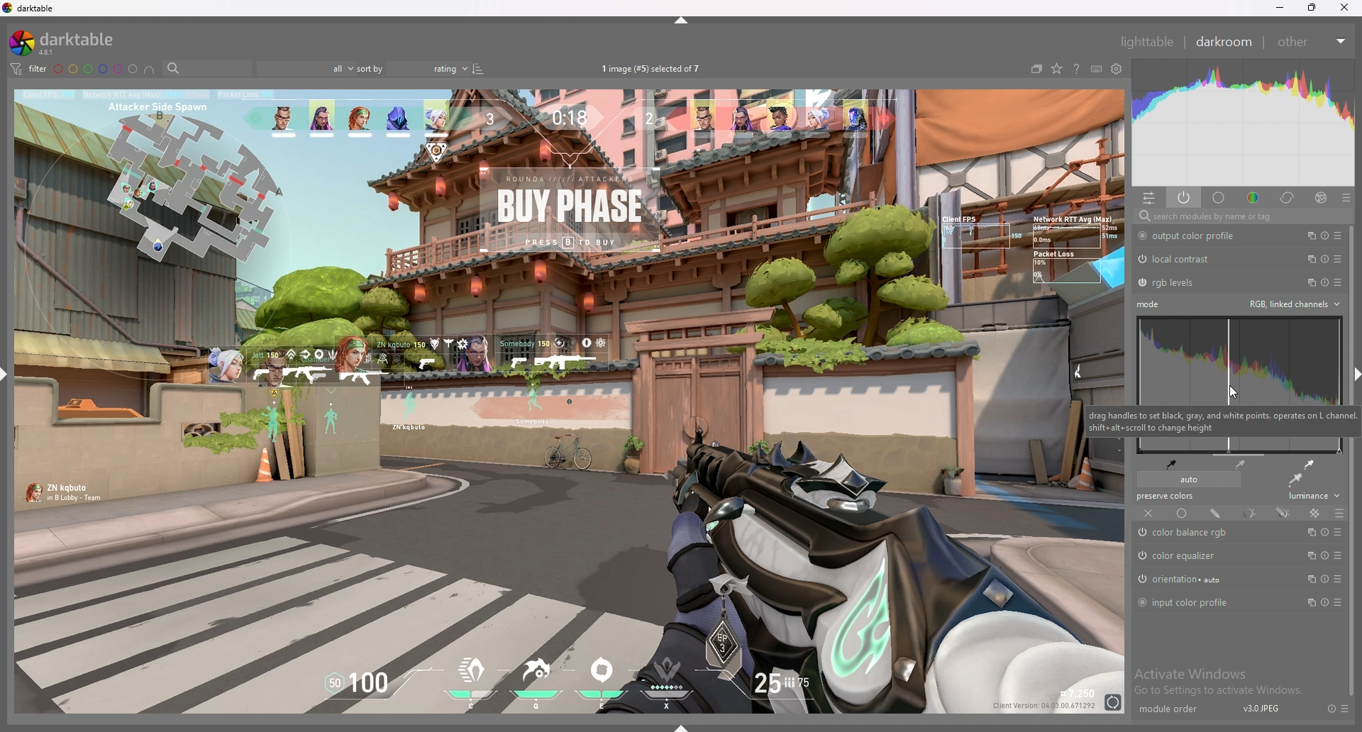 Image resolution: width=1362 pixels, height=732 pixels. Describe the element at coordinates (1140, 603) in the screenshot. I see `switched on` at that location.